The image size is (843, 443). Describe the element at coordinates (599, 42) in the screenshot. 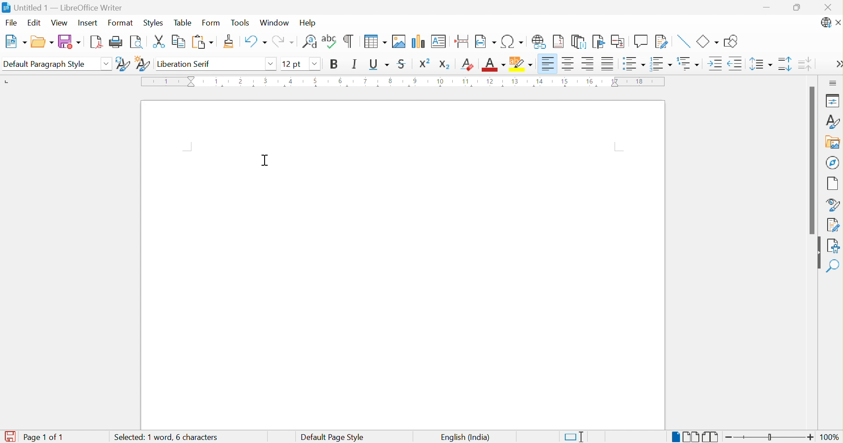

I see `Insert Bookmark` at that location.